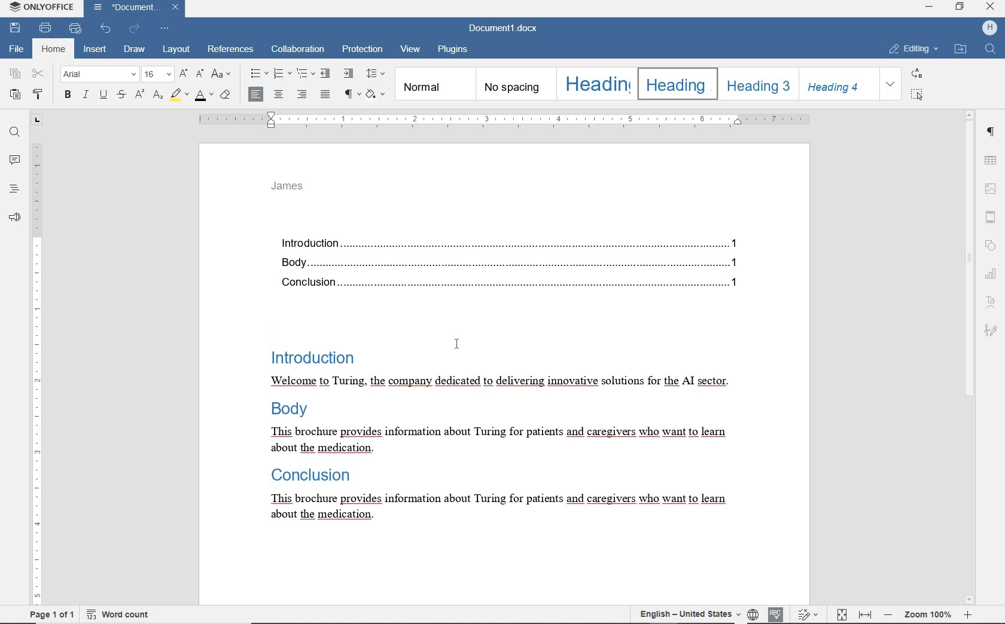 The width and height of the screenshot is (1005, 624). Describe the element at coordinates (165, 27) in the screenshot. I see `customize quick access toolbar` at that location.